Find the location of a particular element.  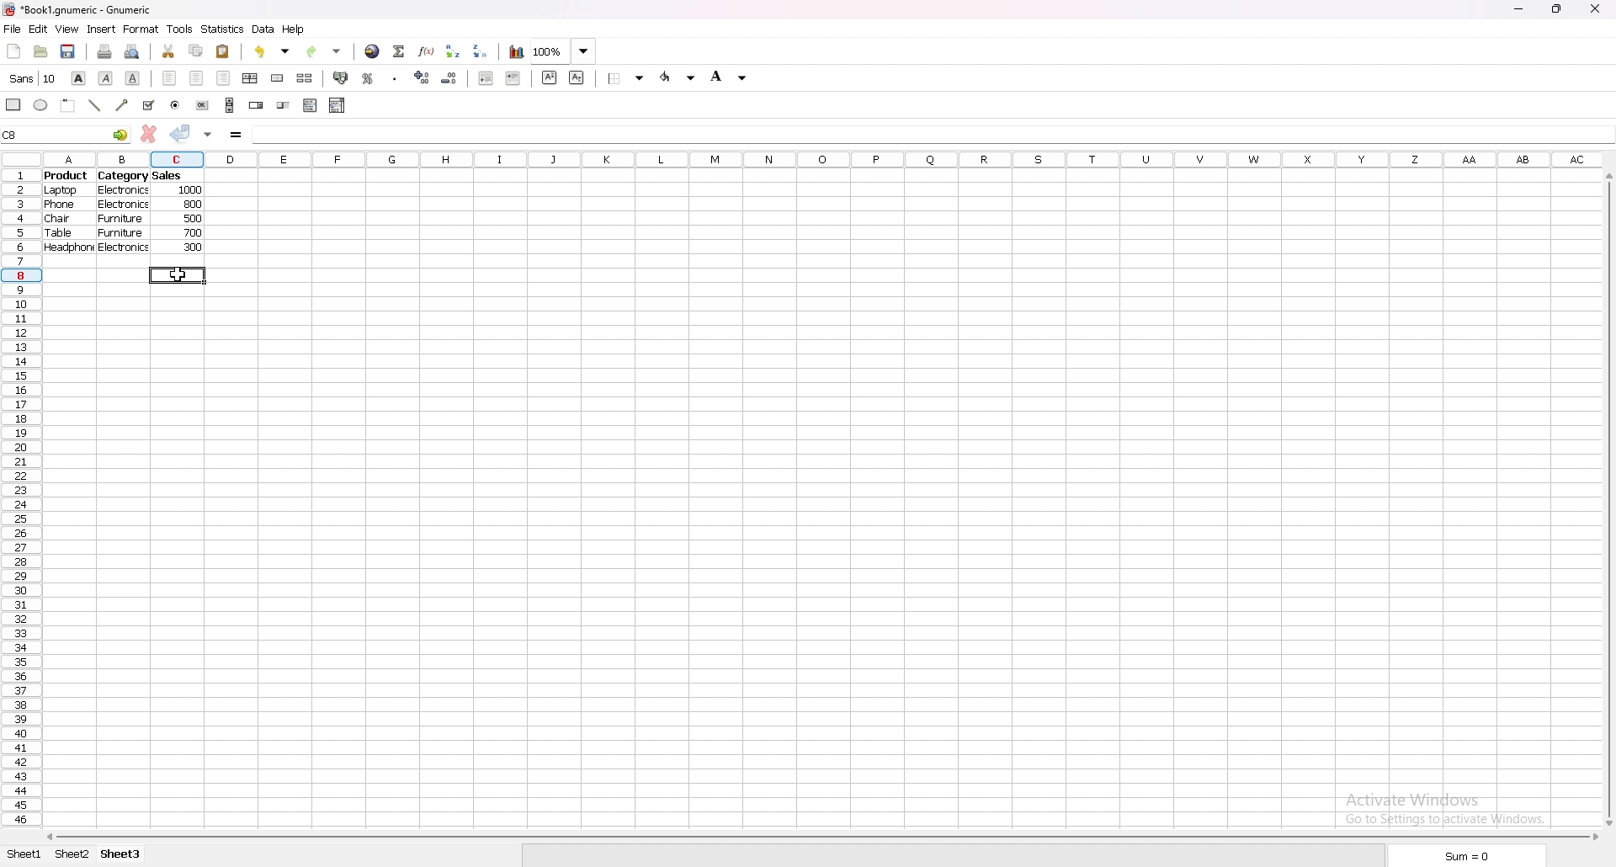

sheet 2 is located at coordinates (72, 855).